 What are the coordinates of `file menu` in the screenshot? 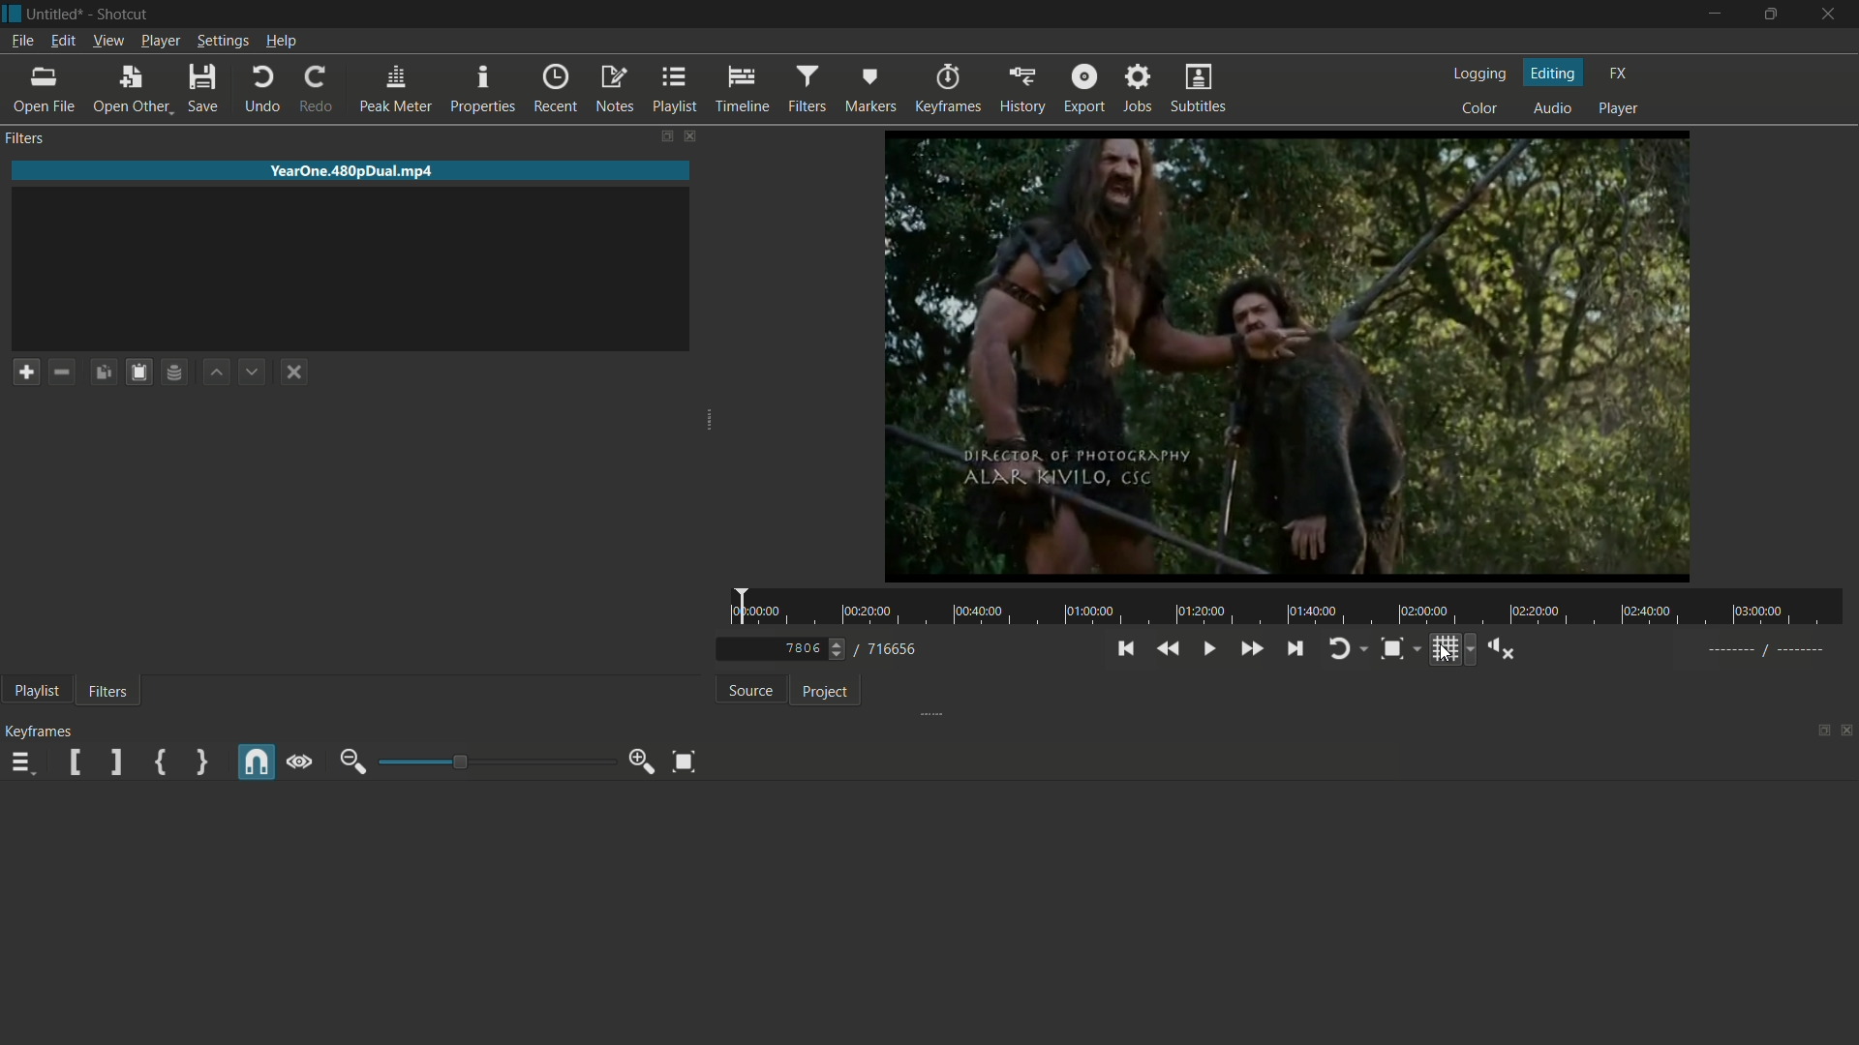 It's located at (21, 42).